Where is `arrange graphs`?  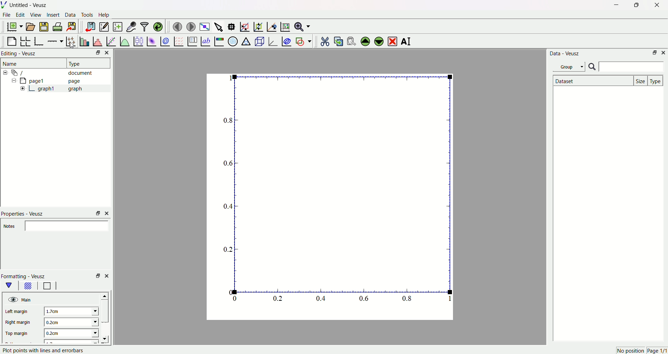 arrange graphs is located at coordinates (26, 40).